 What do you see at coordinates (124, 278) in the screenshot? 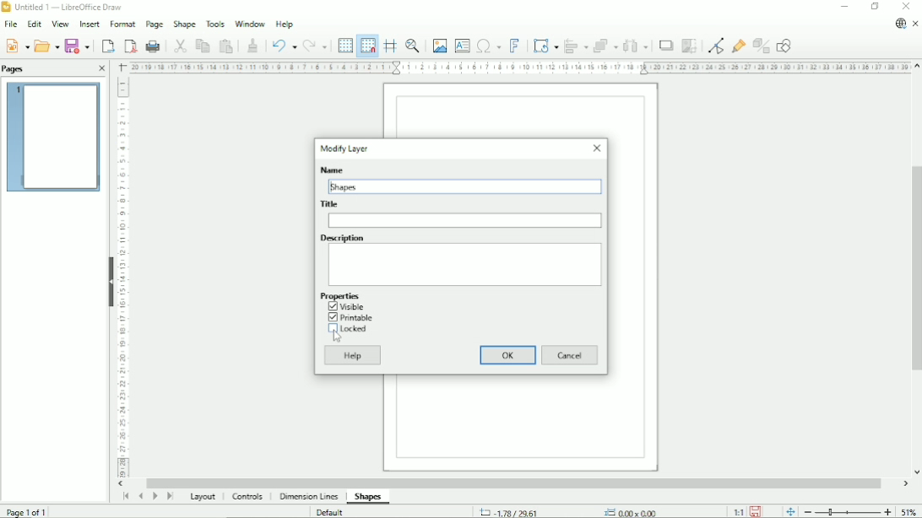
I see `Vertical scale` at bounding box center [124, 278].